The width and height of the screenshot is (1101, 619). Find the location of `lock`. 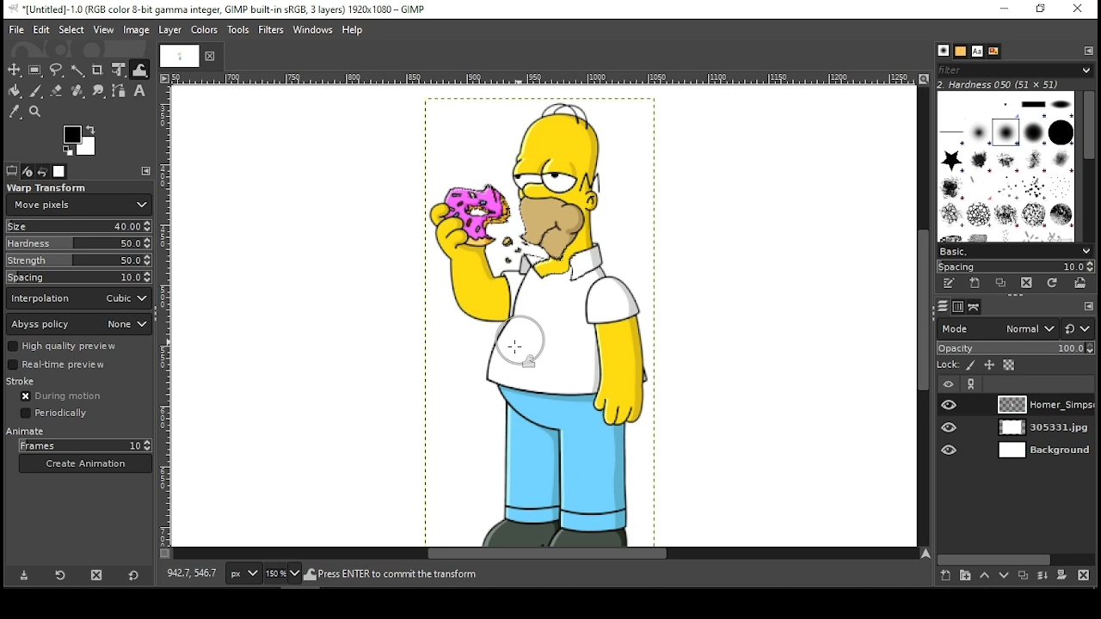

lock is located at coordinates (948, 365).